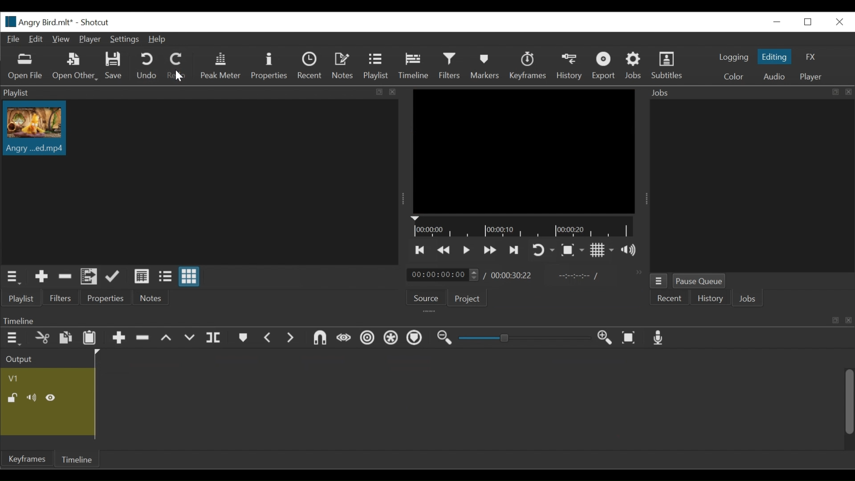 This screenshot has width=855, height=481. I want to click on Timeline, so click(79, 458).